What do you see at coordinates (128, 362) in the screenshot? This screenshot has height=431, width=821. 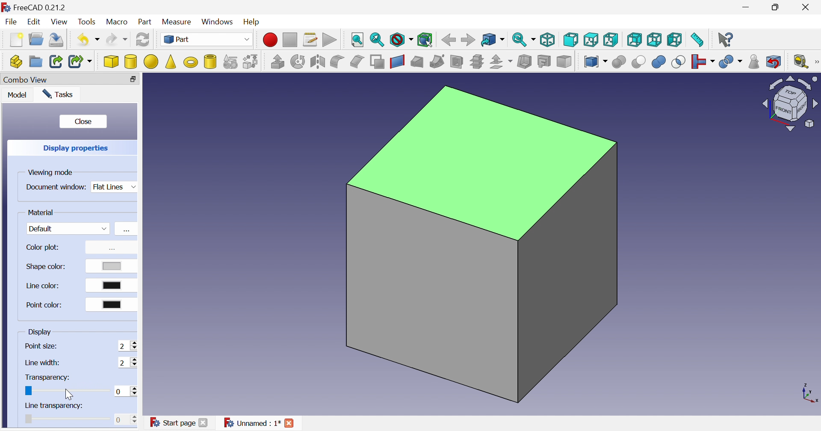 I see `2` at bounding box center [128, 362].